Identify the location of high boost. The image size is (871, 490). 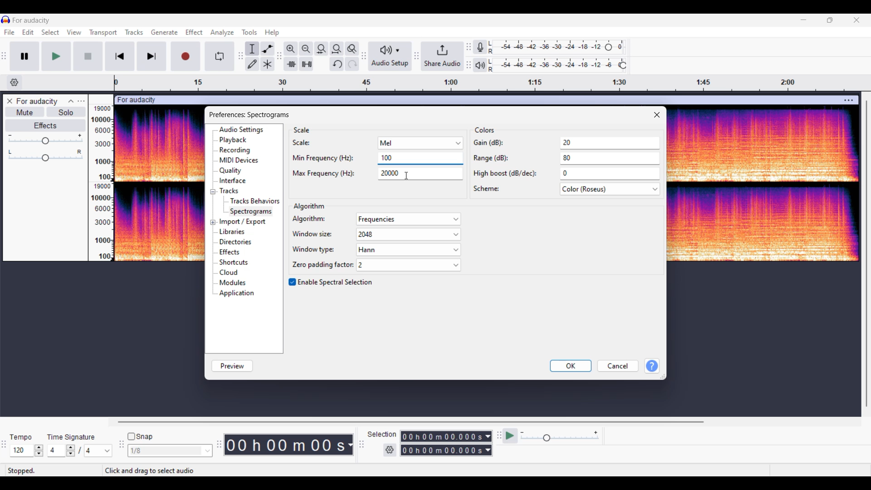
(565, 174).